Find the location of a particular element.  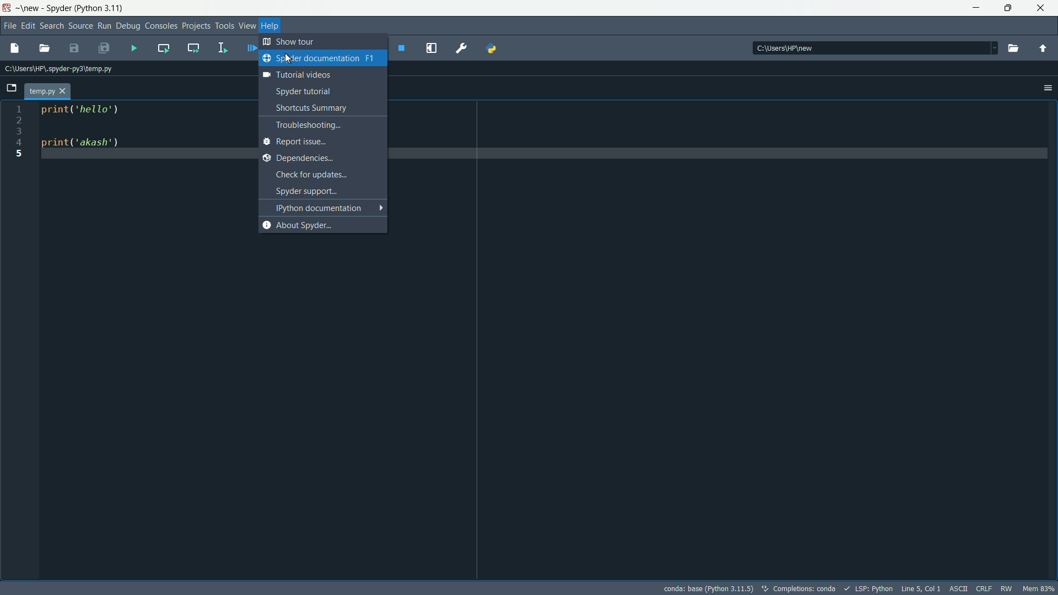

preferences is located at coordinates (462, 47).